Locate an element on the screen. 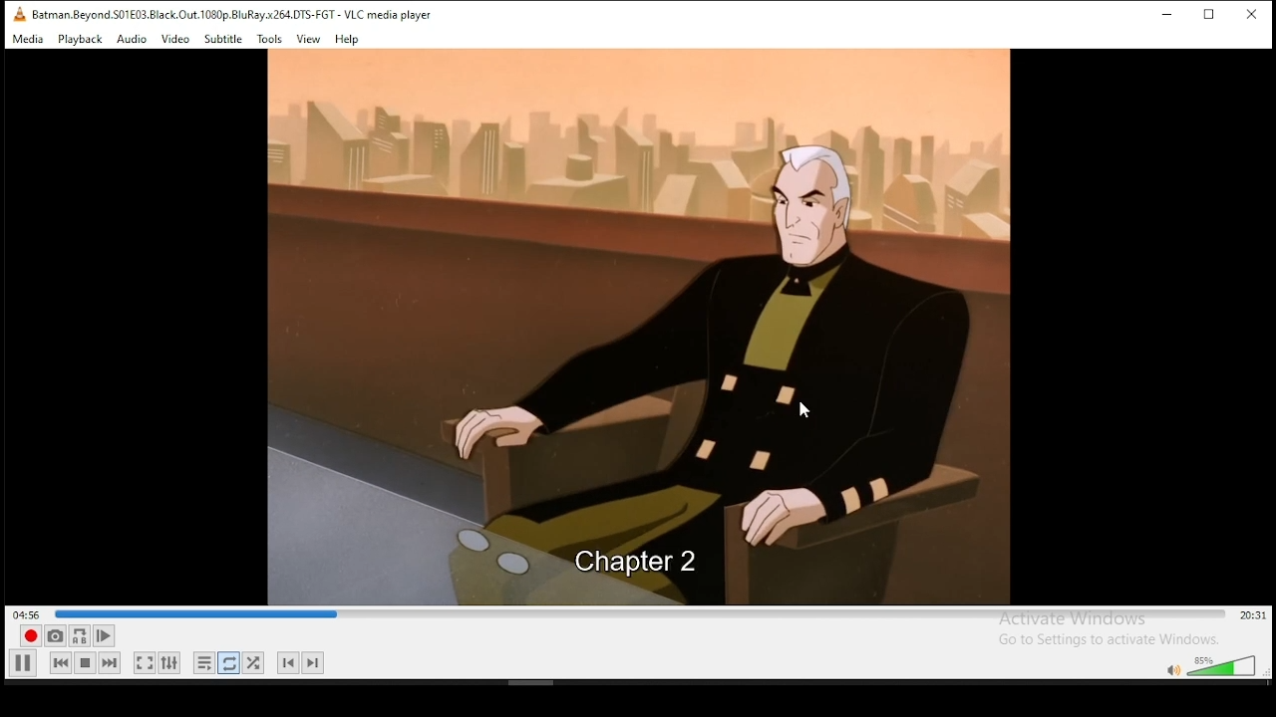  20:31 is located at coordinates (1251, 616).